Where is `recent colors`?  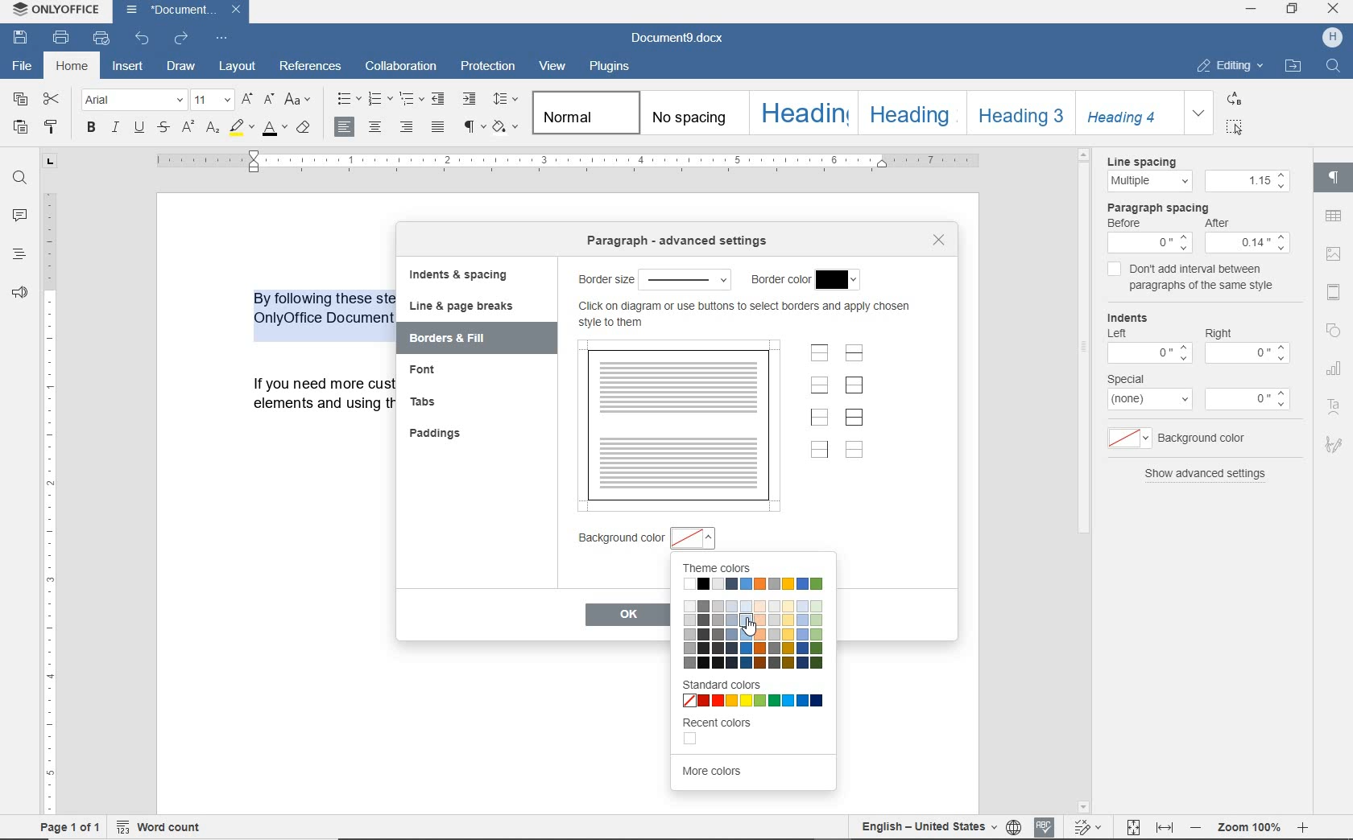 recent colors is located at coordinates (718, 723).